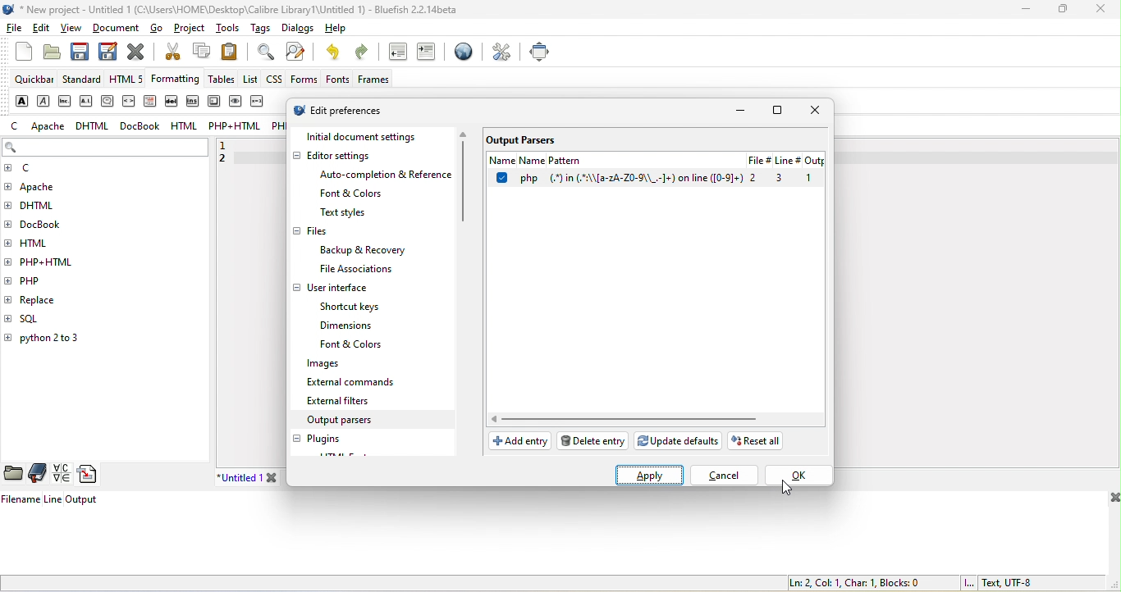  I want to click on cut, so click(171, 53).